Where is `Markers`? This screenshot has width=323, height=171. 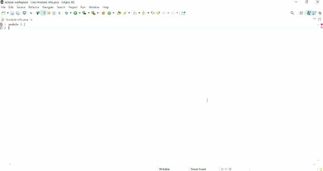
Markers is located at coordinates (321, 28).